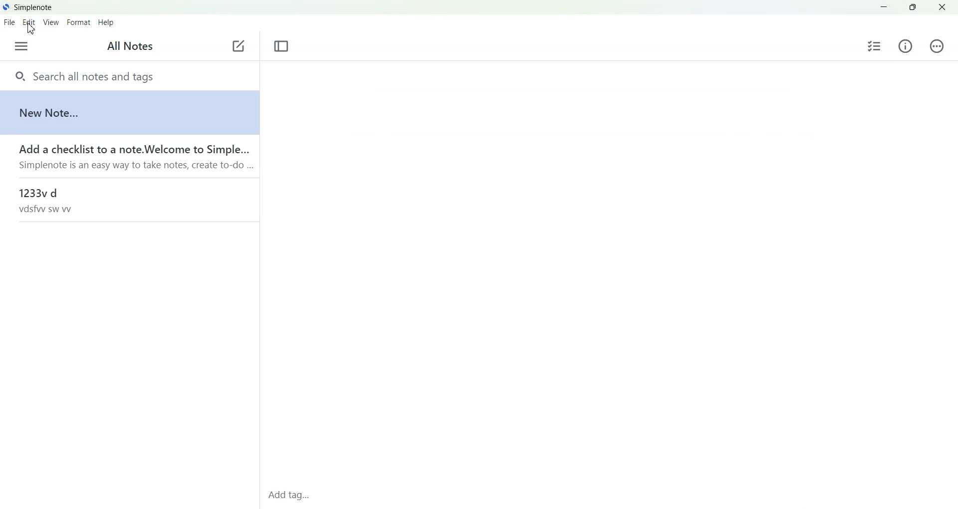  What do you see at coordinates (875, 45) in the screenshot?
I see `Insert Checklist` at bounding box center [875, 45].